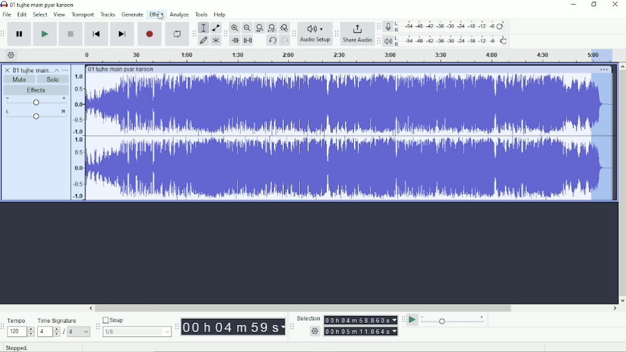 This screenshot has height=352, width=626. Describe the element at coordinates (19, 80) in the screenshot. I see `Mute` at that location.